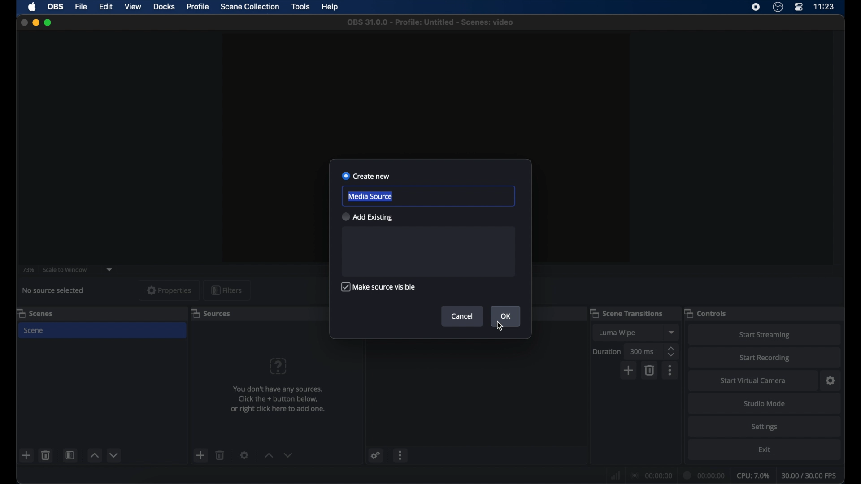  Describe the element at coordinates (28, 270) in the screenshot. I see `73%` at that location.